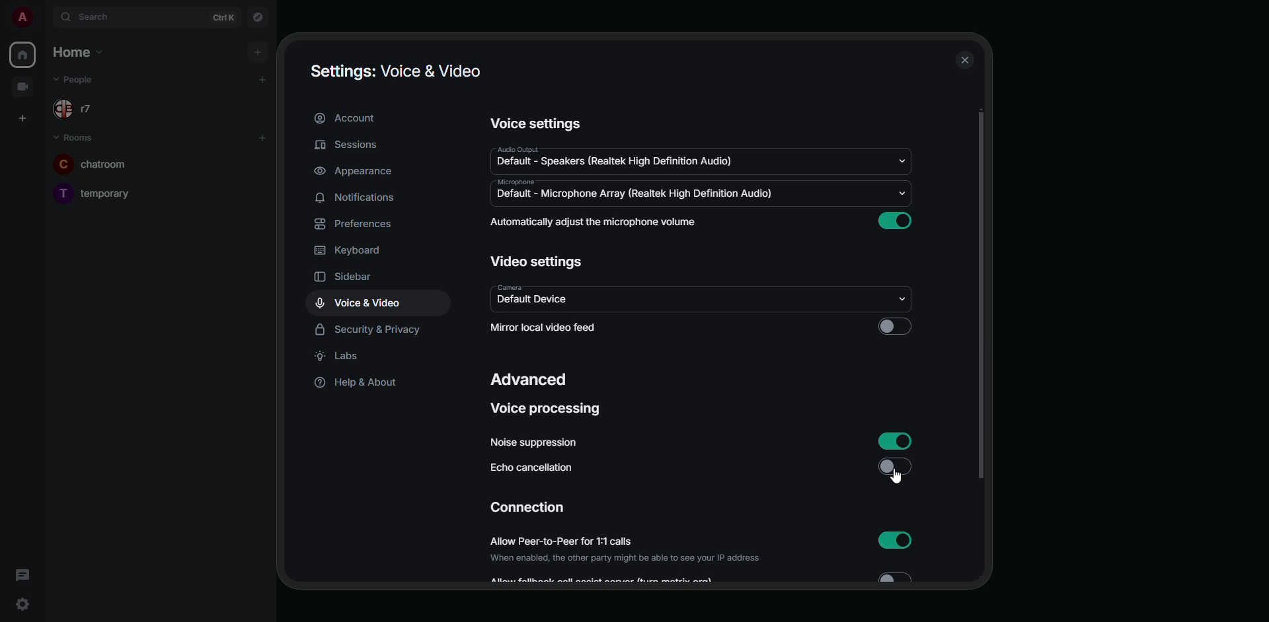  I want to click on appearance, so click(355, 172).